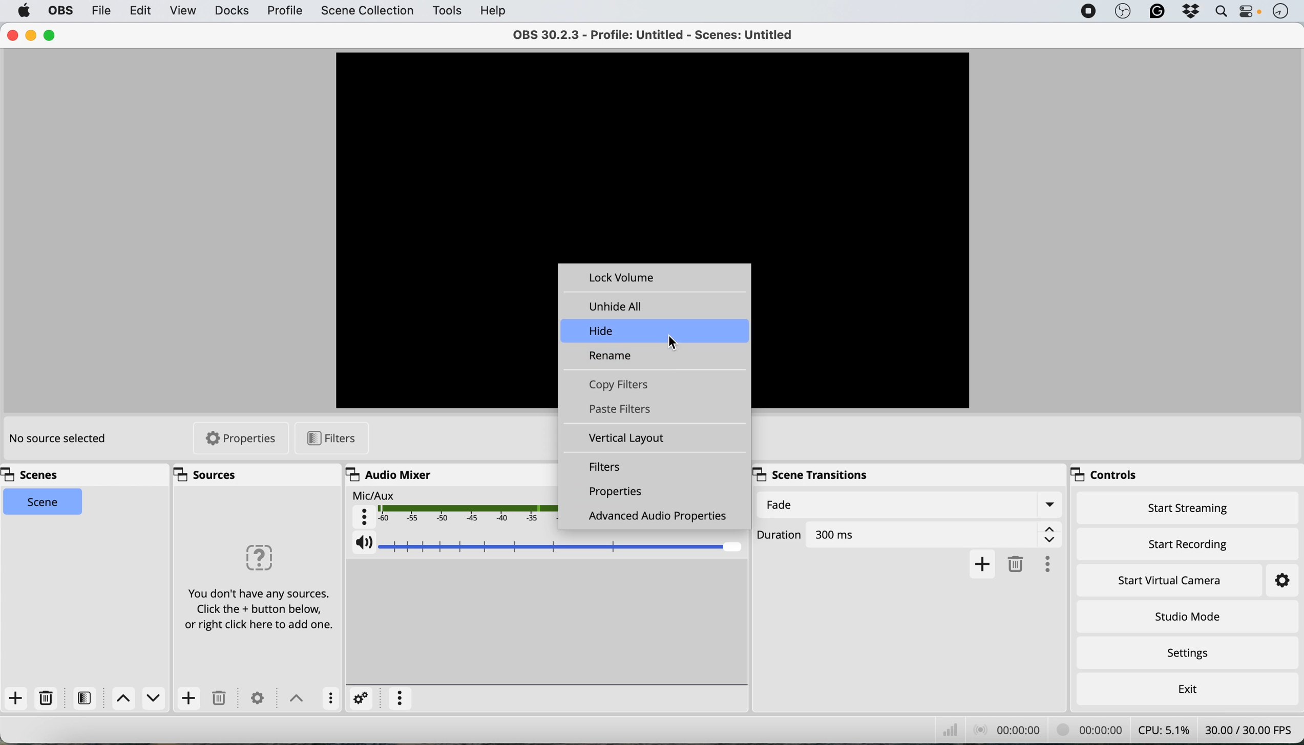 The width and height of the screenshot is (1304, 745). Describe the element at coordinates (1087, 10) in the screenshot. I see `screen recorder` at that location.